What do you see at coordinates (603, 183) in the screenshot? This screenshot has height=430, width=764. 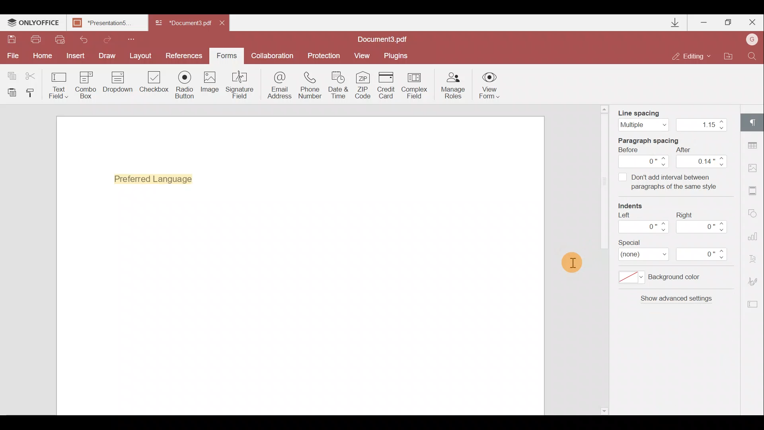 I see `scroll bar` at bounding box center [603, 183].